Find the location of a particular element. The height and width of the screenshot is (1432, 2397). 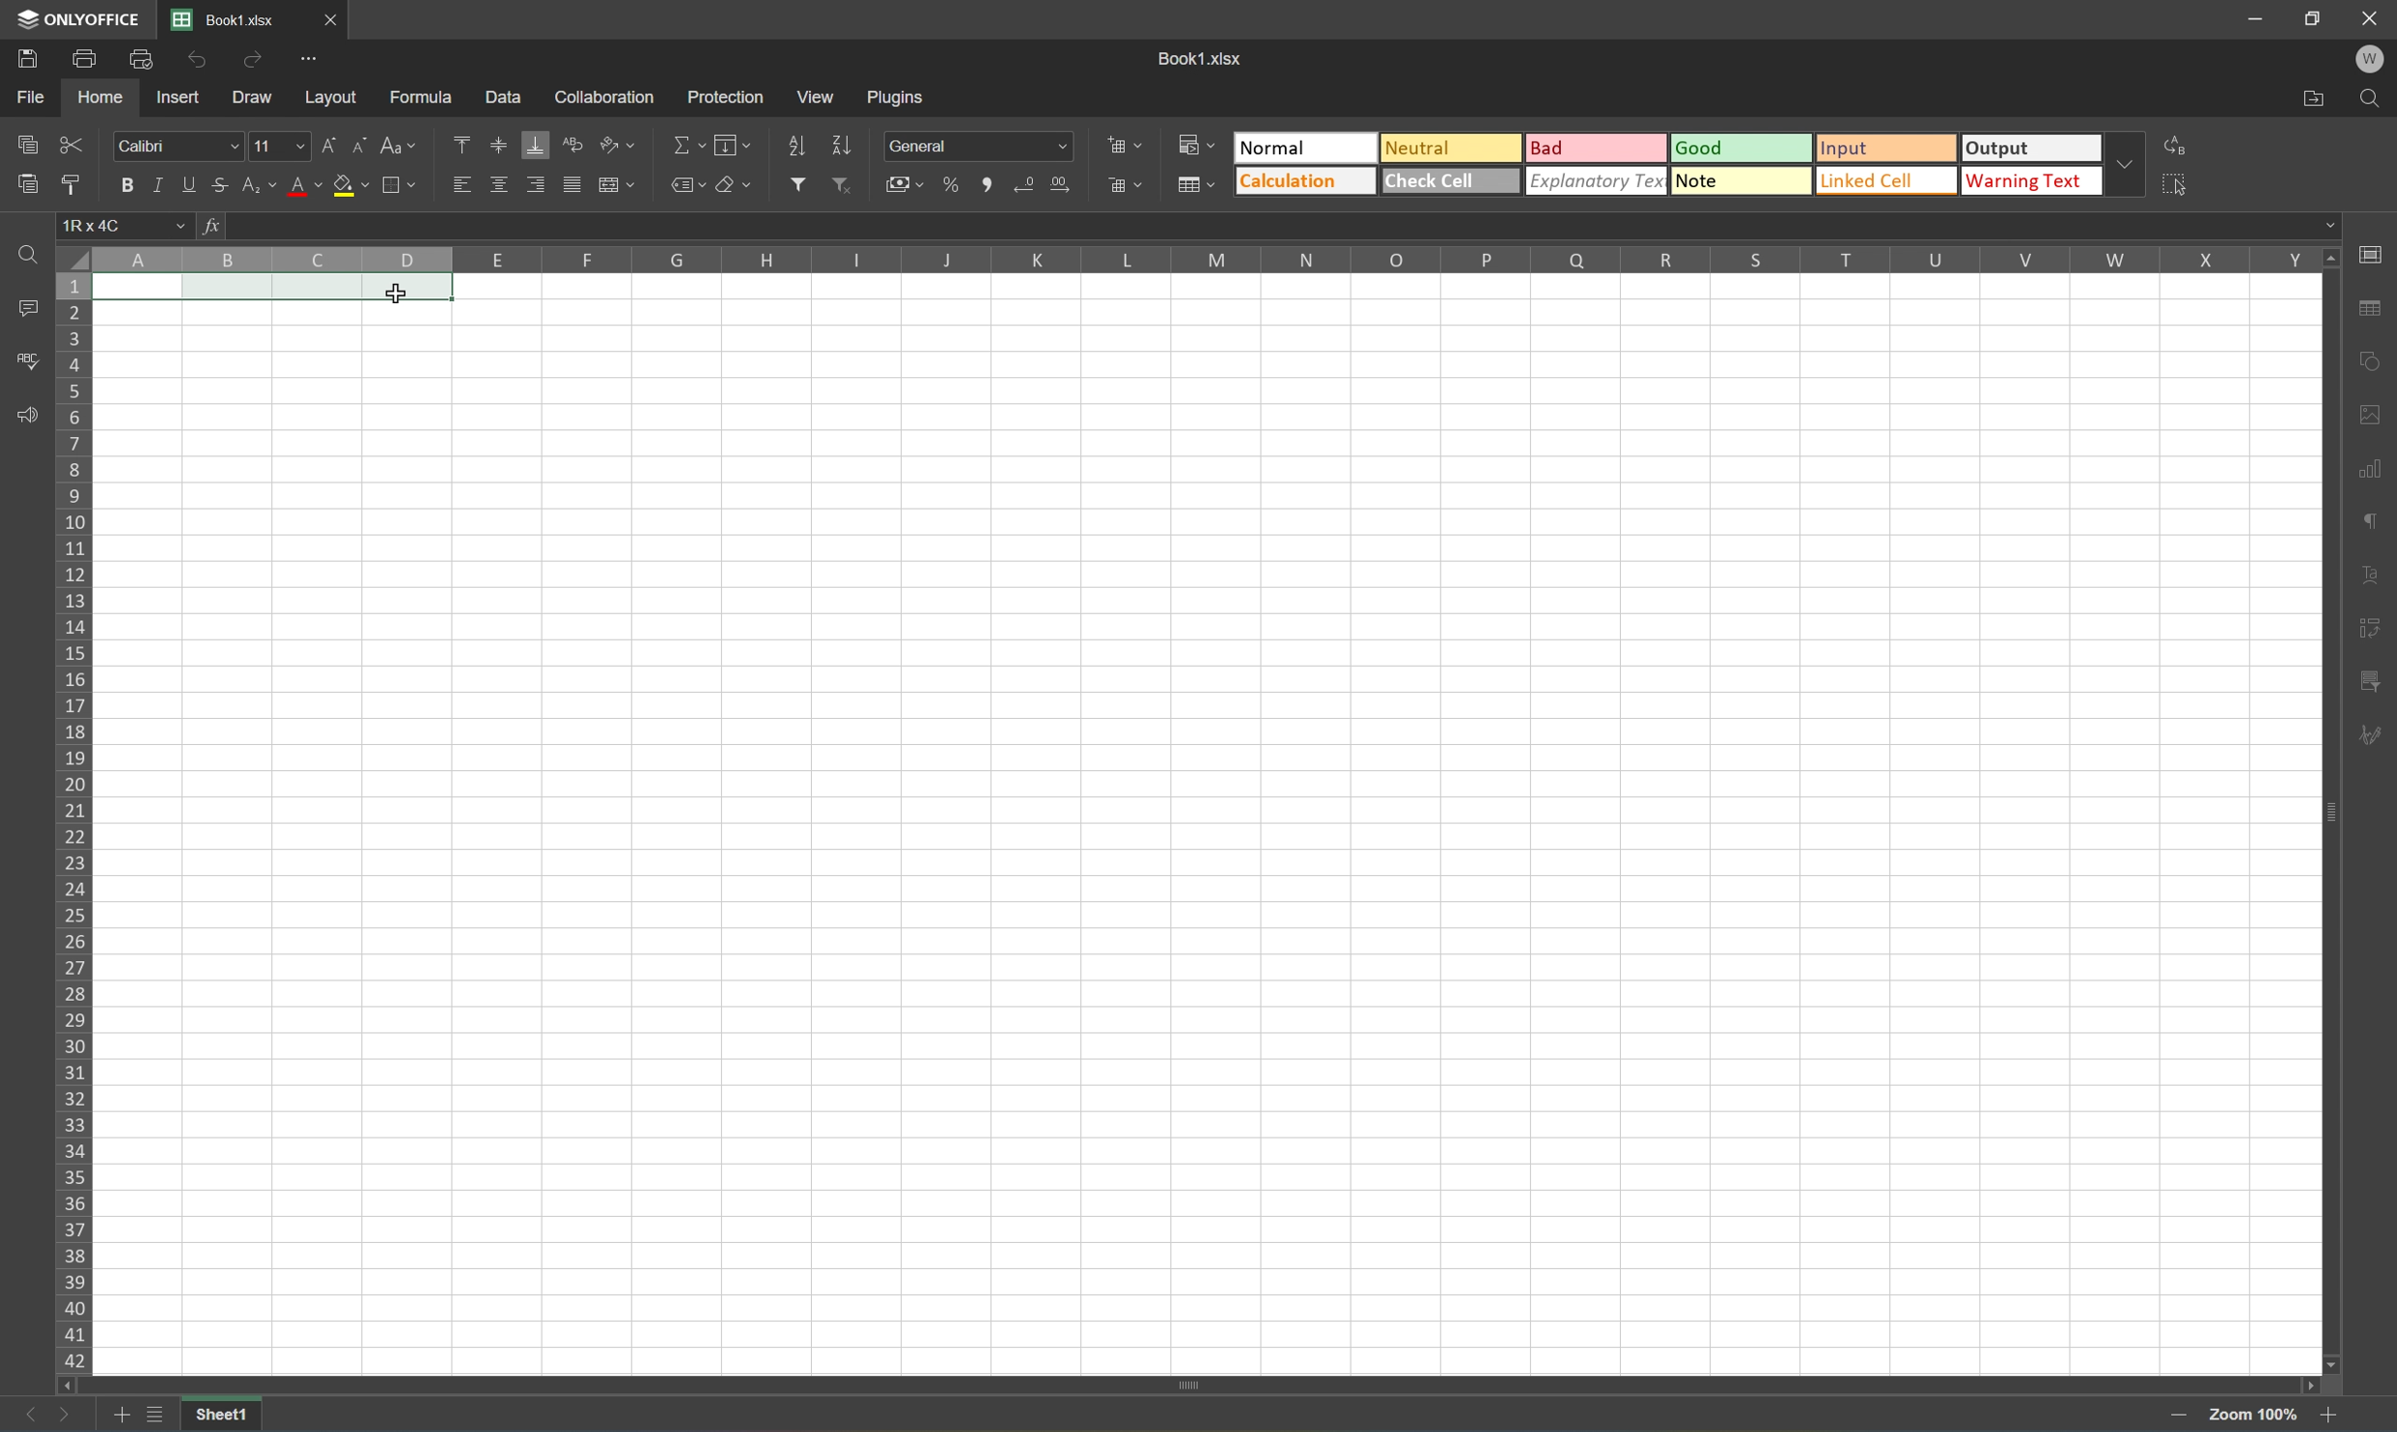

Output is located at coordinates (2038, 149).